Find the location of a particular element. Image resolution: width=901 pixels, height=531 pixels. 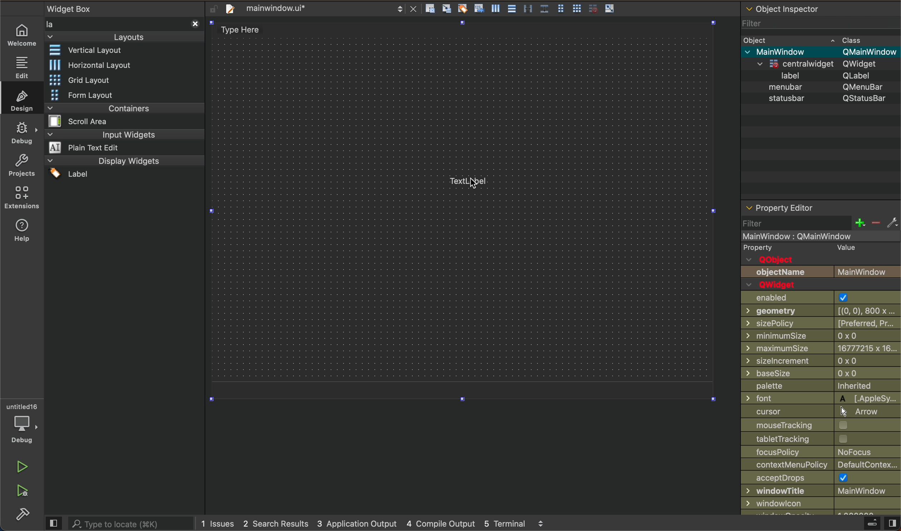

close is located at coordinates (192, 20).